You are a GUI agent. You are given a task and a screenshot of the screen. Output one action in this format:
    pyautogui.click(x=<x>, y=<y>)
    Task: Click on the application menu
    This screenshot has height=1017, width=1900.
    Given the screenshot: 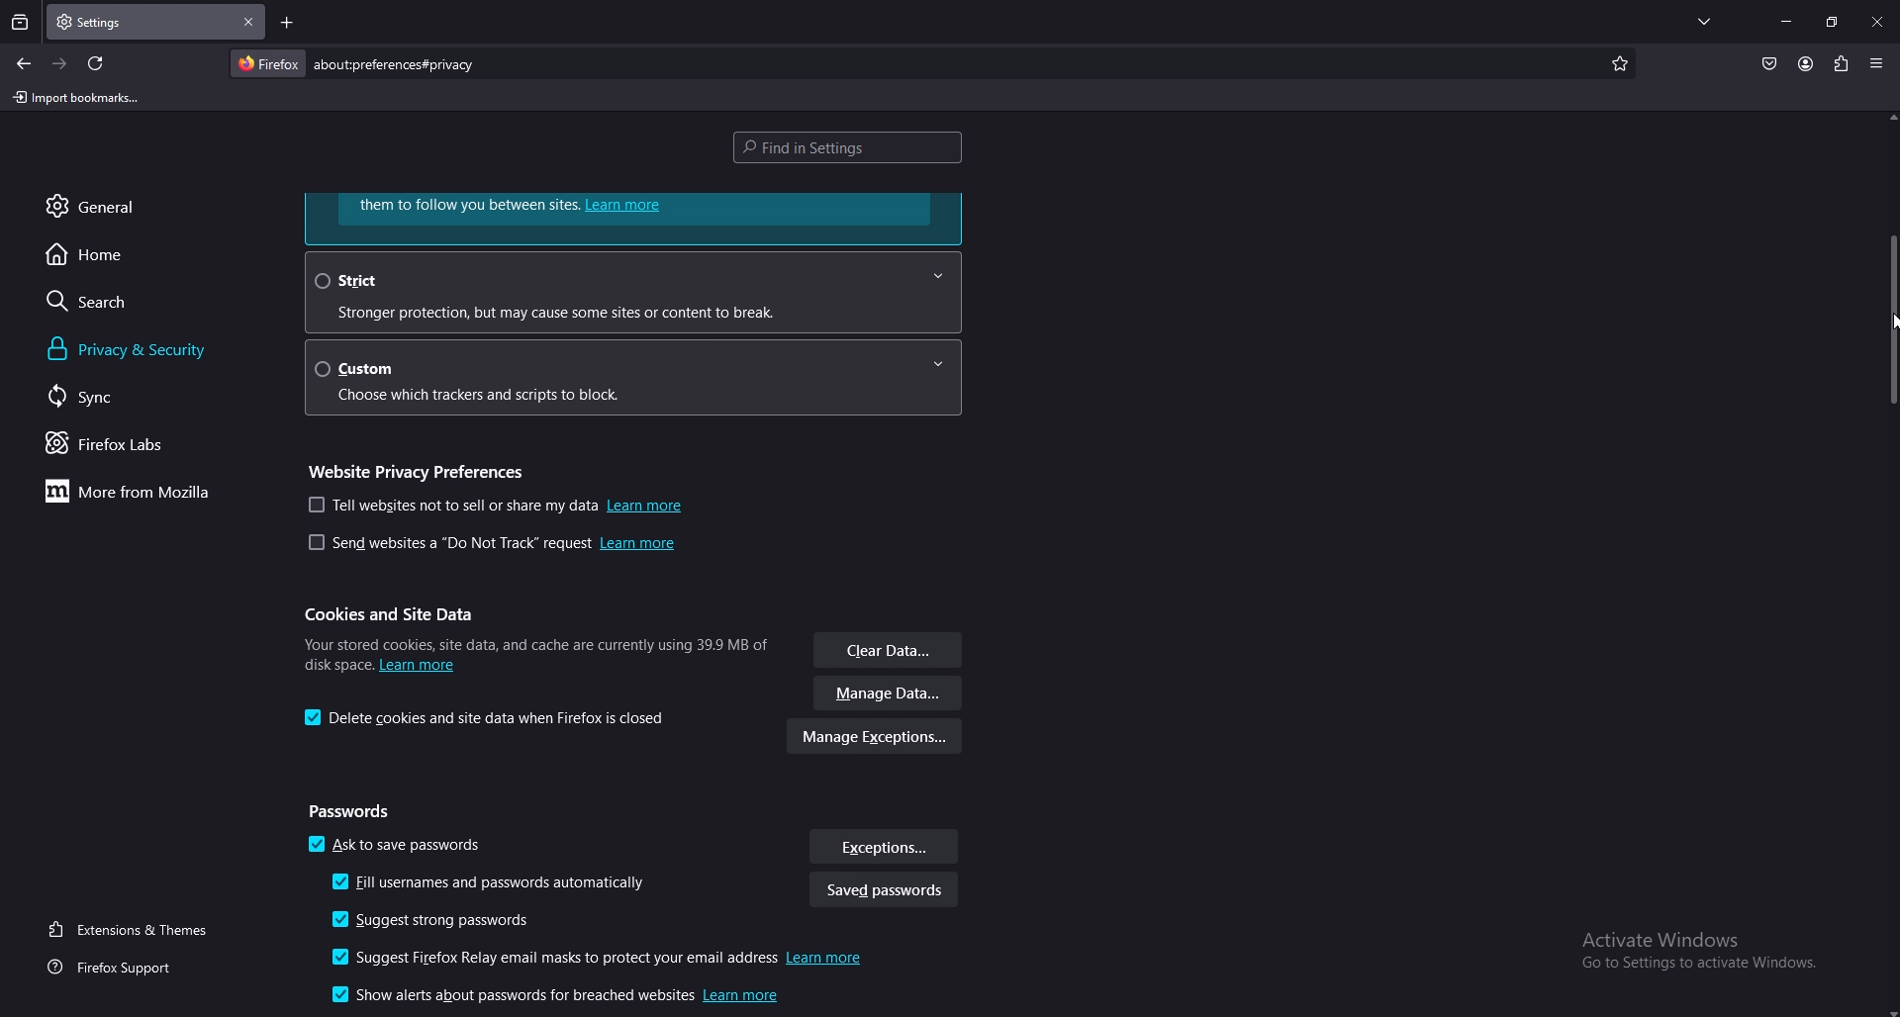 What is the action you would take?
    pyautogui.click(x=1877, y=61)
    